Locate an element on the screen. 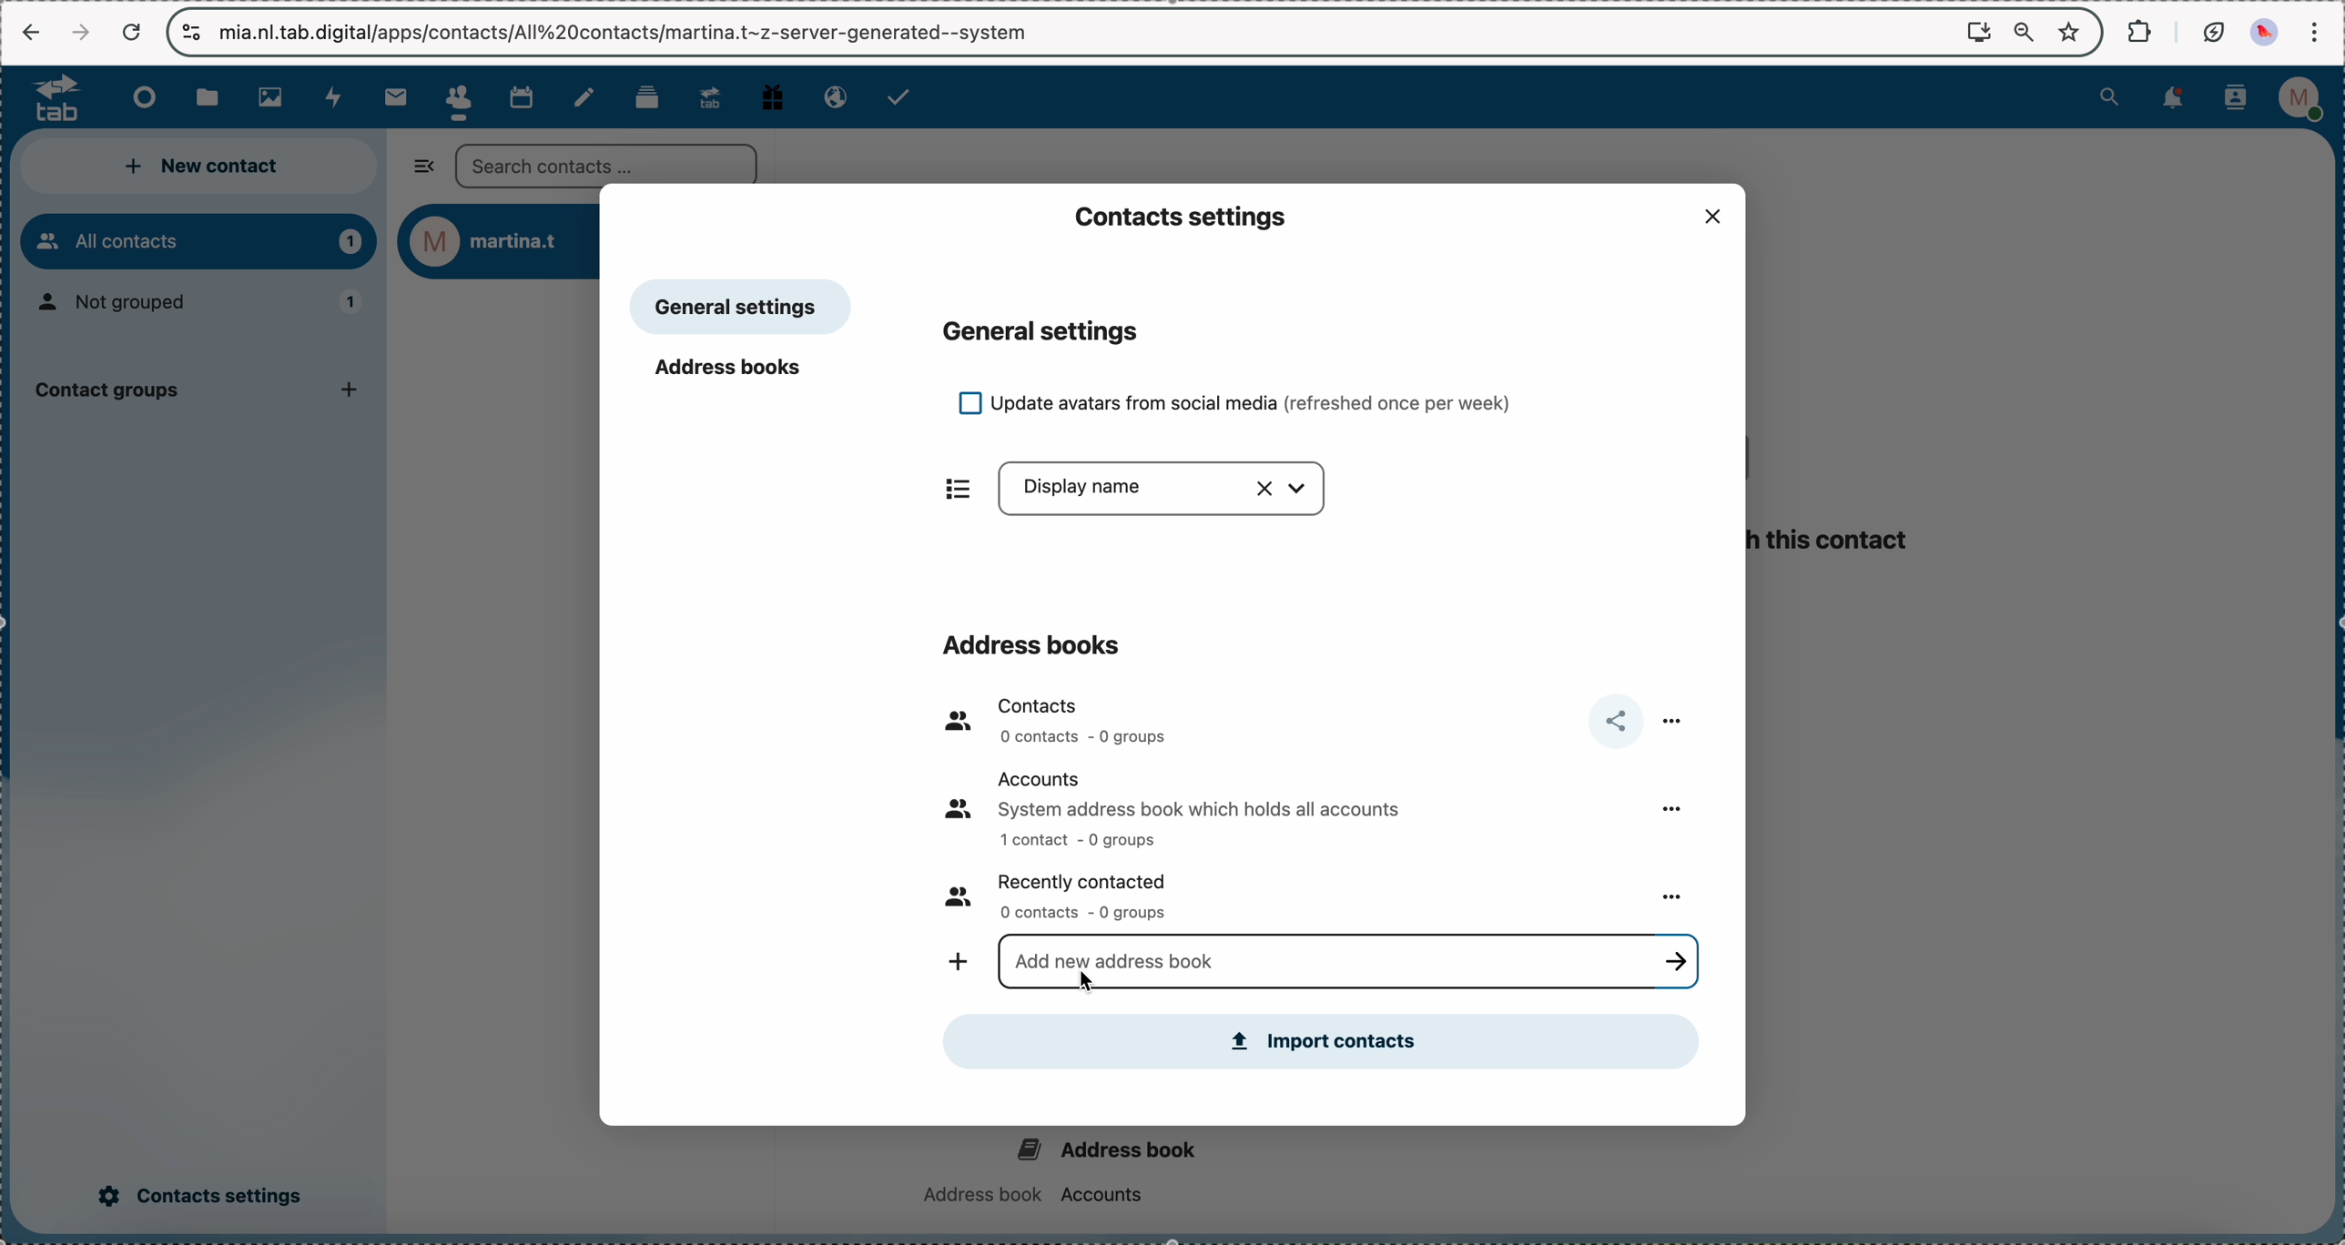  display name is located at coordinates (1168, 491).